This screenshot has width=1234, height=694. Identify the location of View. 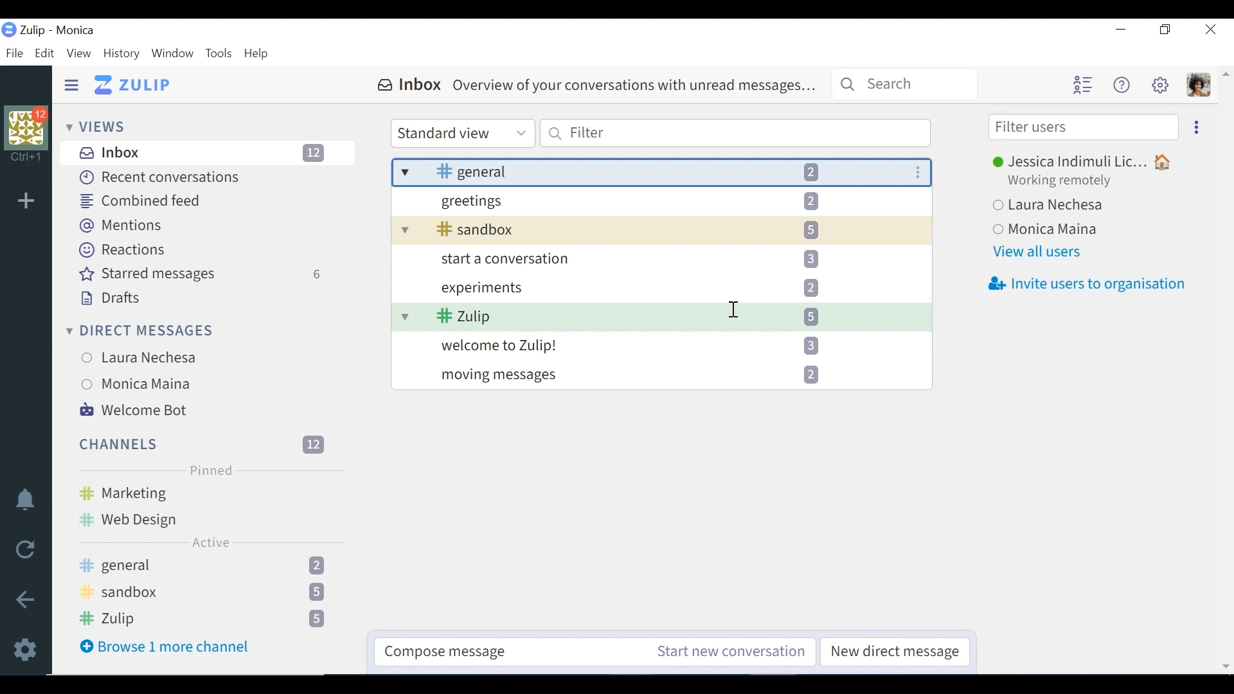
(78, 53).